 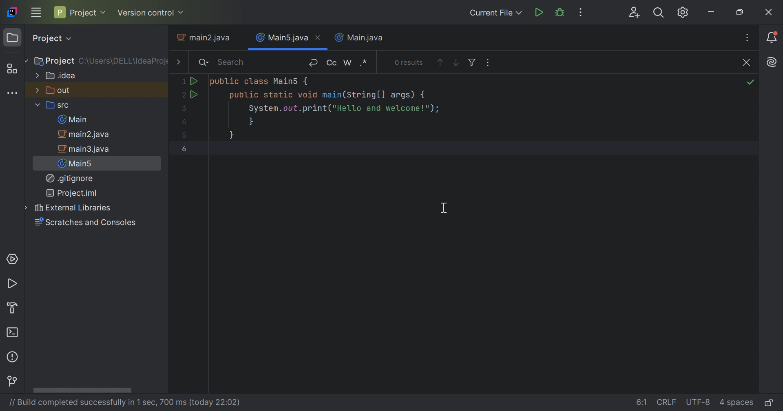 What do you see at coordinates (751, 82) in the screenshot?
I see `no problems found` at bounding box center [751, 82].